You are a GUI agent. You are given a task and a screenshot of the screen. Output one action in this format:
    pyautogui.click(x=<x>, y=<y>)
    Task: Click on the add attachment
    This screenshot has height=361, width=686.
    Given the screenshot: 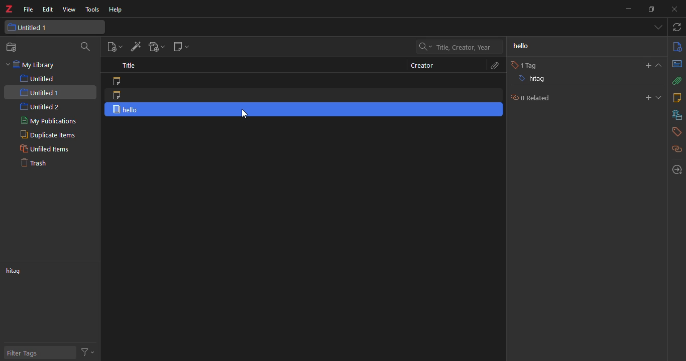 What is the action you would take?
    pyautogui.click(x=154, y=46)
    